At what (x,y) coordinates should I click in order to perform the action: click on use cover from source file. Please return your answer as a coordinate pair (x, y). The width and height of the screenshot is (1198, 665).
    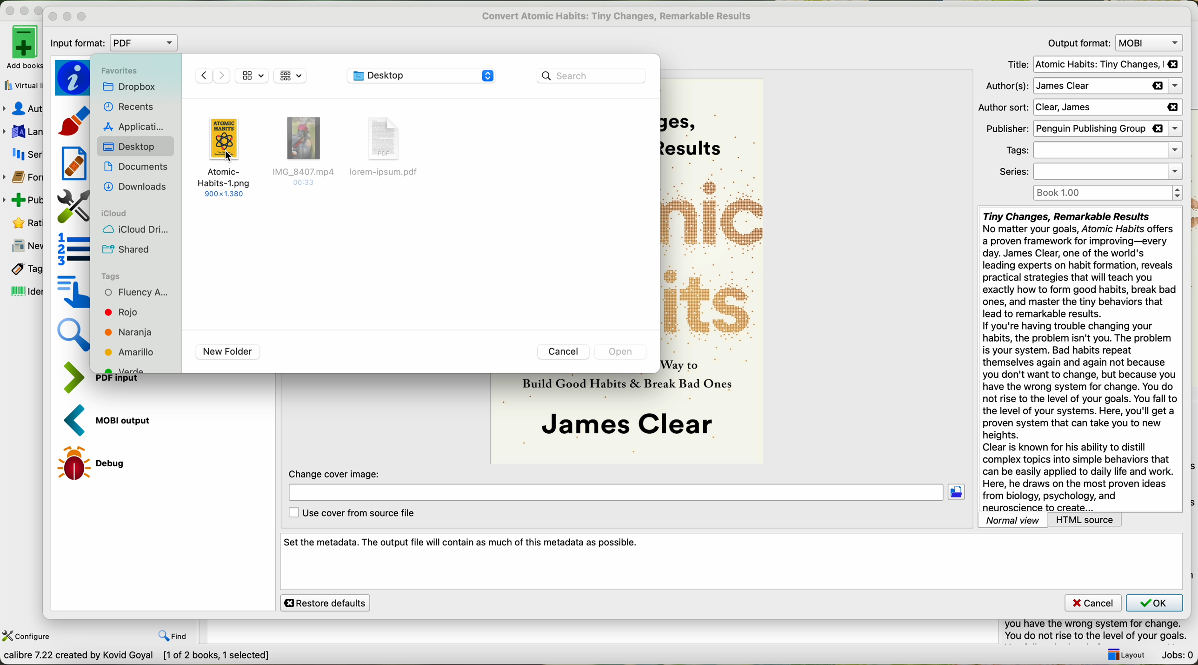
    Looking at the image, I should click on (350, 513).